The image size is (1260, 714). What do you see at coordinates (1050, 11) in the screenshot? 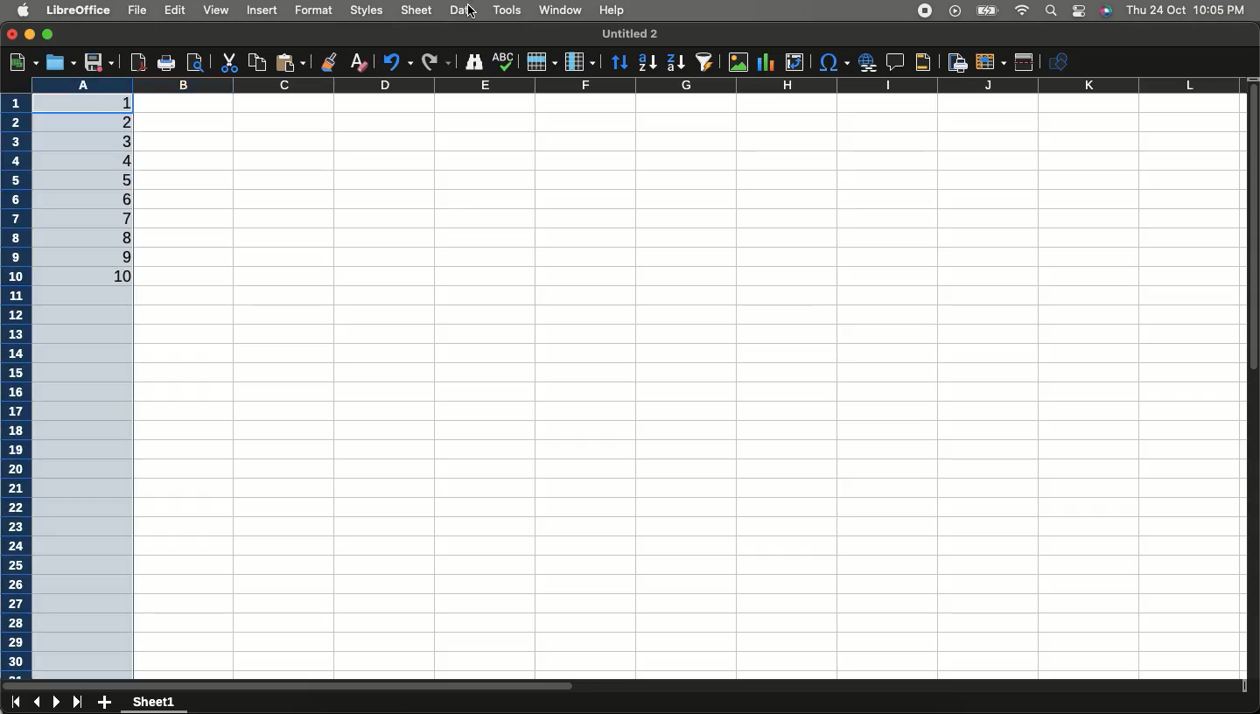
I see `Search` at bounding box center [1050, 11].